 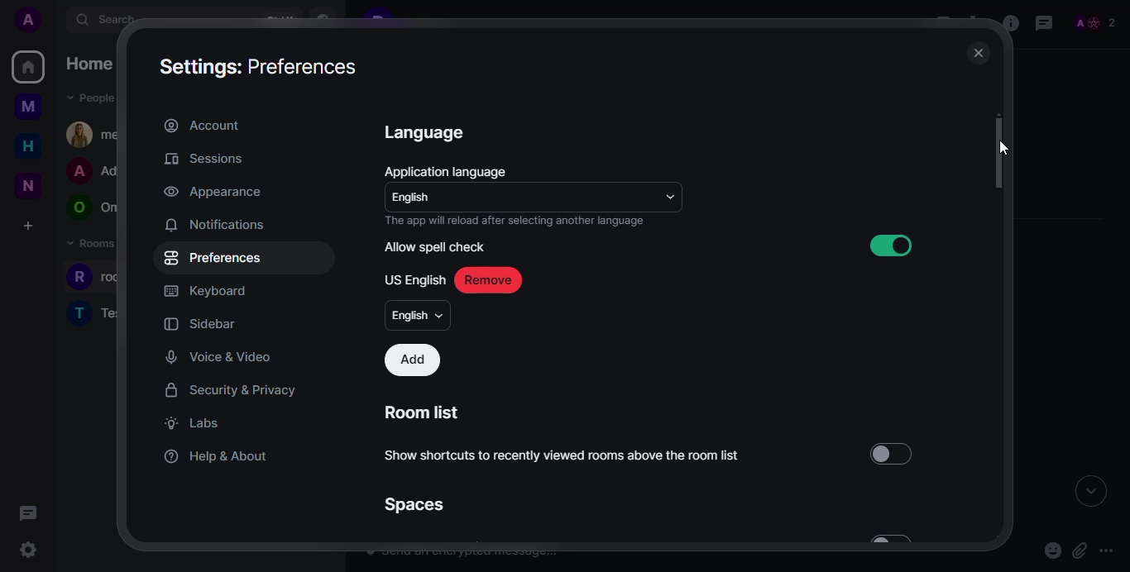 What do you see at coordinates (93, 98) in the screenshot?
I see `people dropdown` at bounding box center [93, 98].